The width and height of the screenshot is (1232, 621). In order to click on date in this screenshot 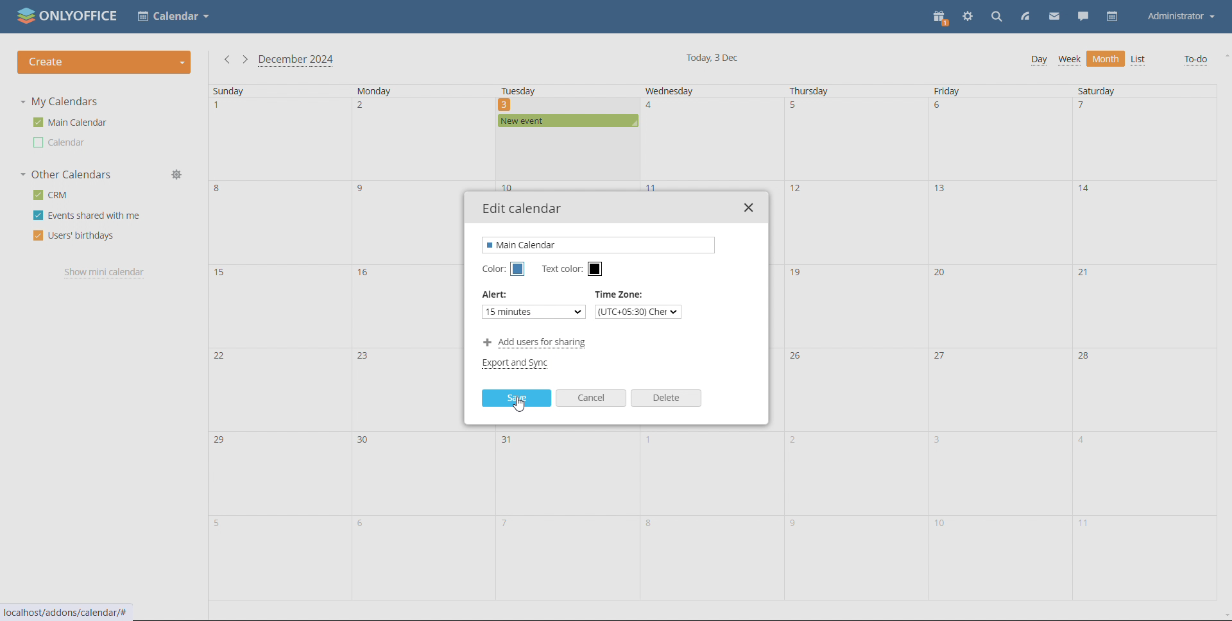, I will do `click(276, 473)`.